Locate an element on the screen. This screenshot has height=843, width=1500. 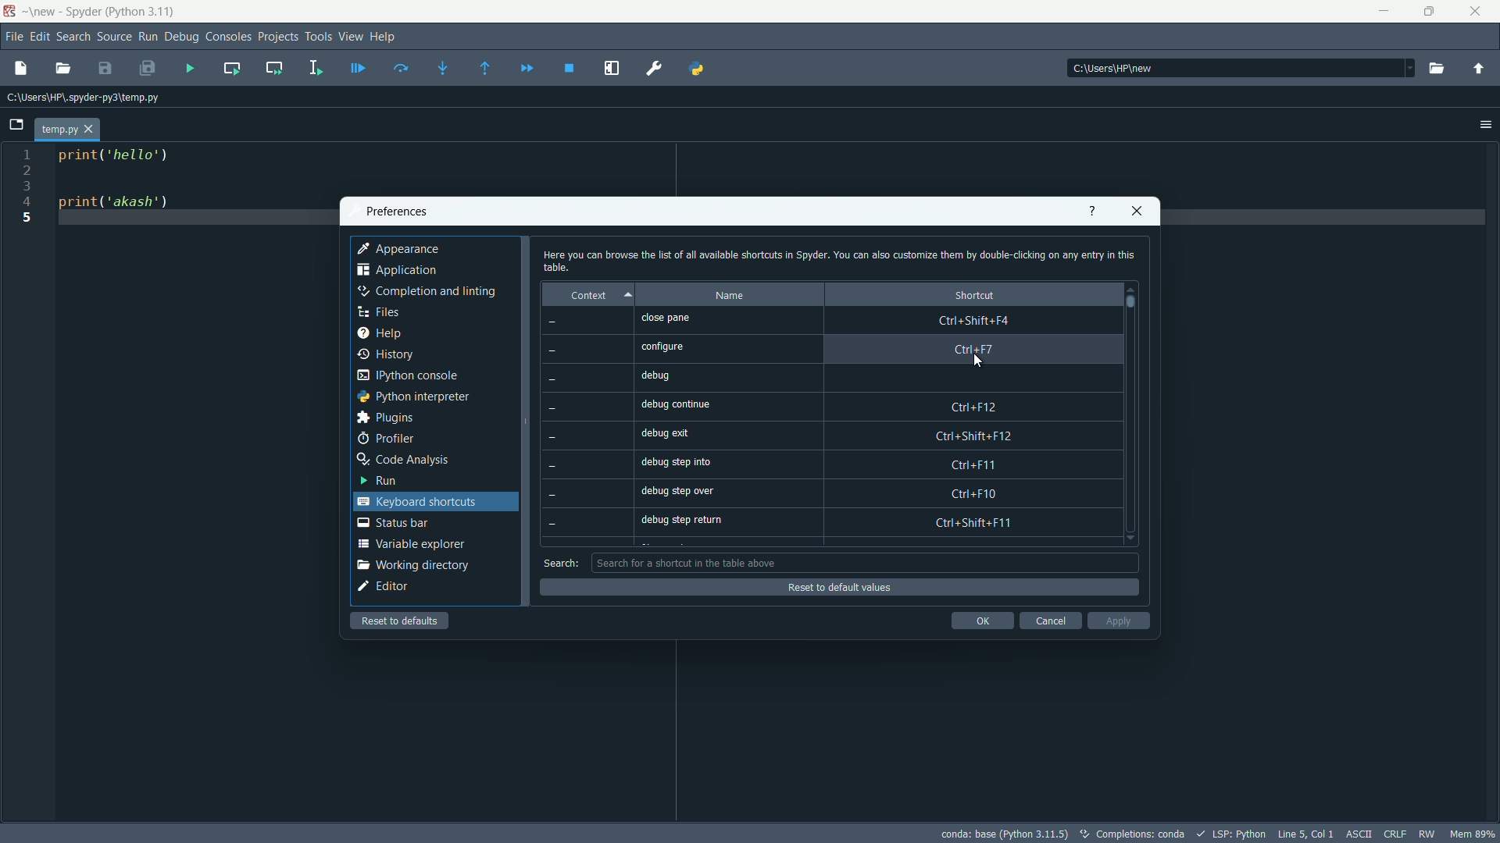
text - Here you can browse the list of all available shortcuts in Spyder. You can also customize them by double-clicking on any entry in this table. is located at coordinates (837, 260).